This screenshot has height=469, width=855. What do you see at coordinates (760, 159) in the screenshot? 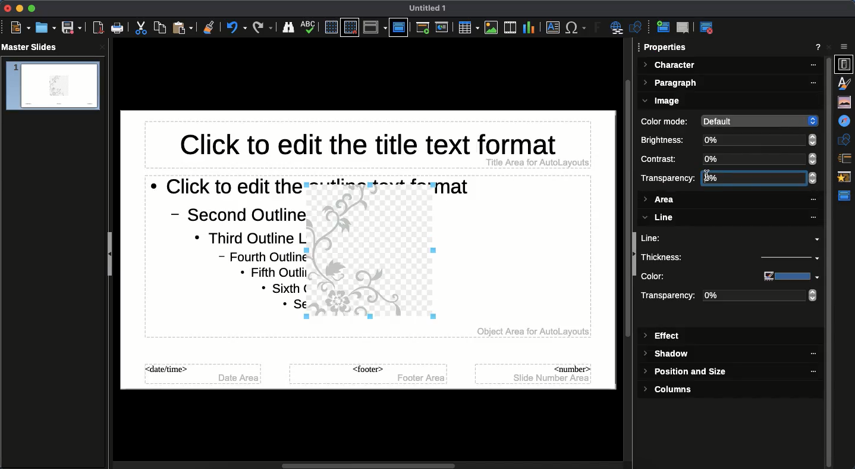
I see `0%` at bounding box center [760, 159].